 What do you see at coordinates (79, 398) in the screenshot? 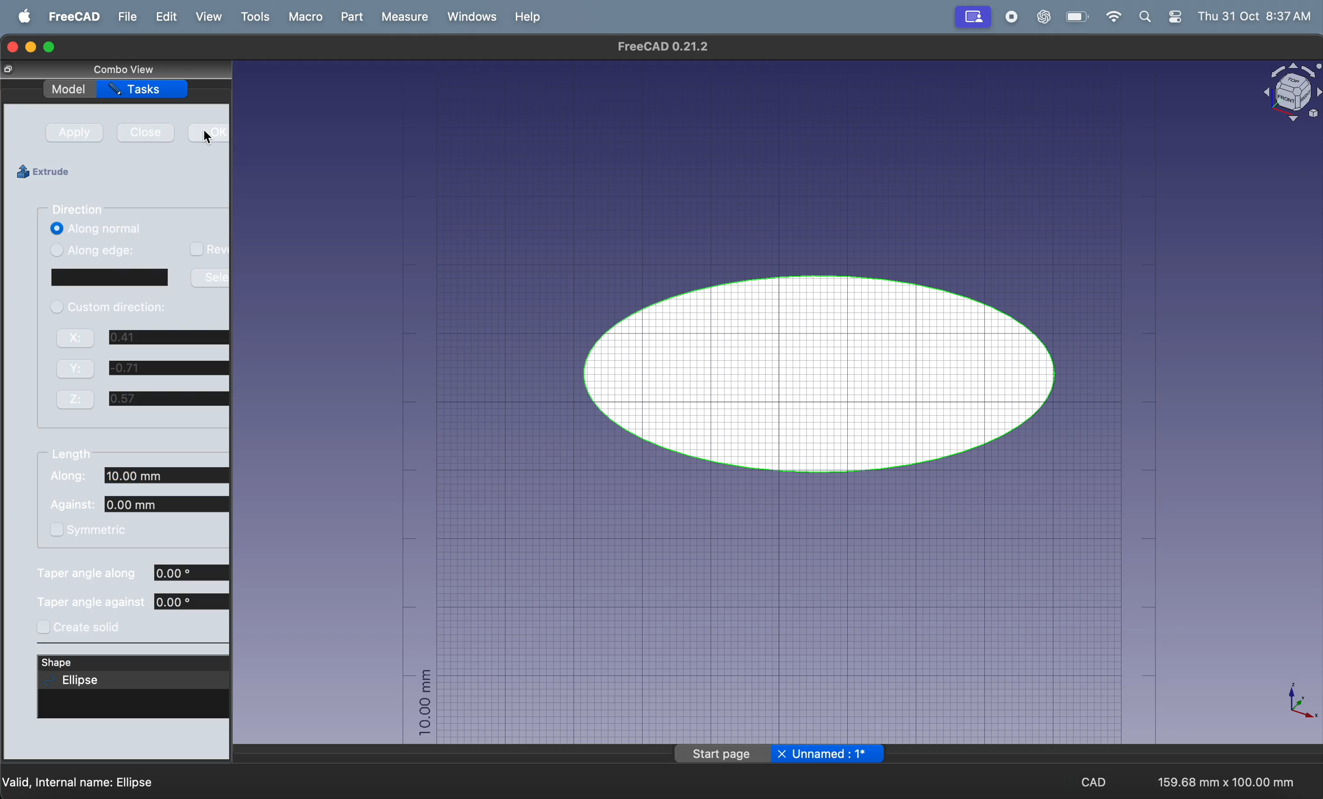
I see `x coordinate` at bounding box center [79, 398].